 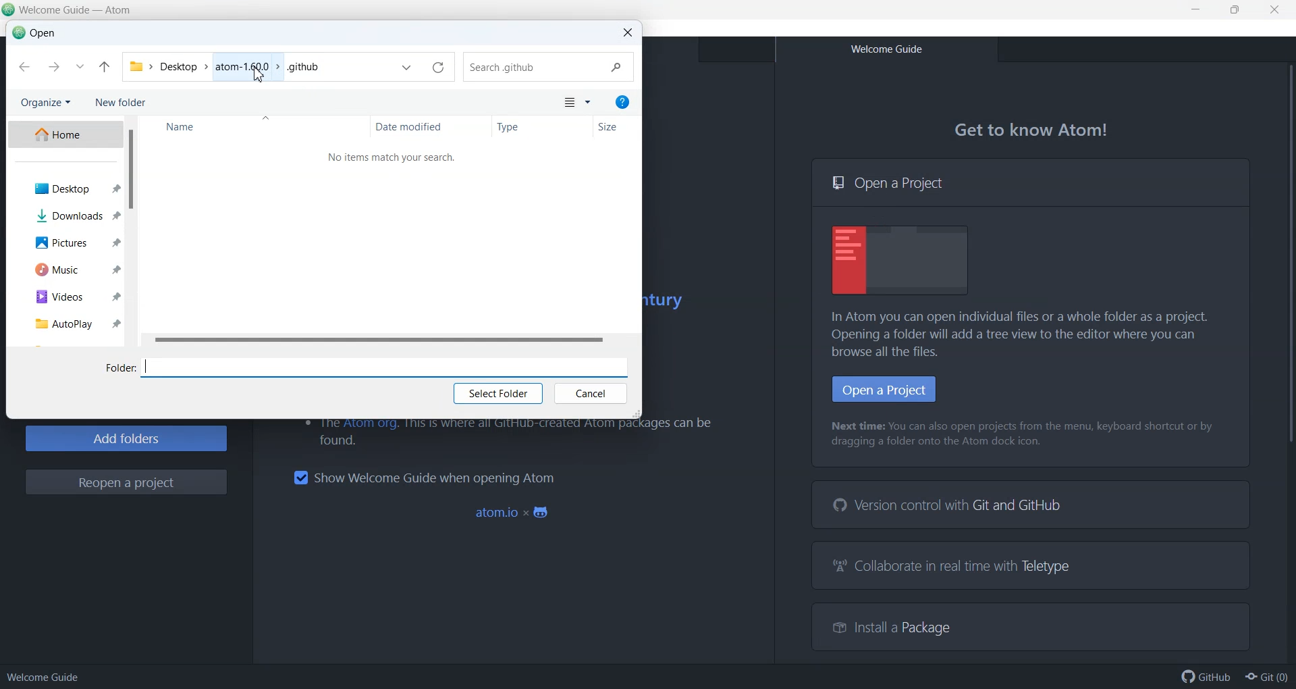 What do you see at coordinates (615, 128) in the screenshot?
I see `Size` at bounding box center [615, 128].